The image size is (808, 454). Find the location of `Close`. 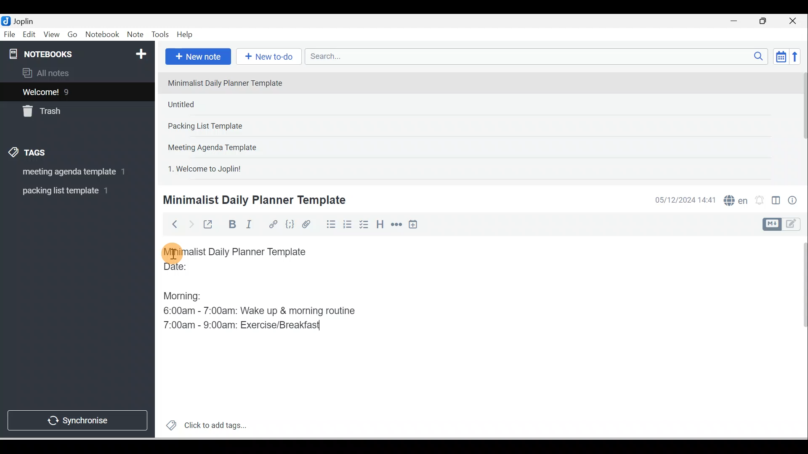

Close is located at coordinates (795, 21).